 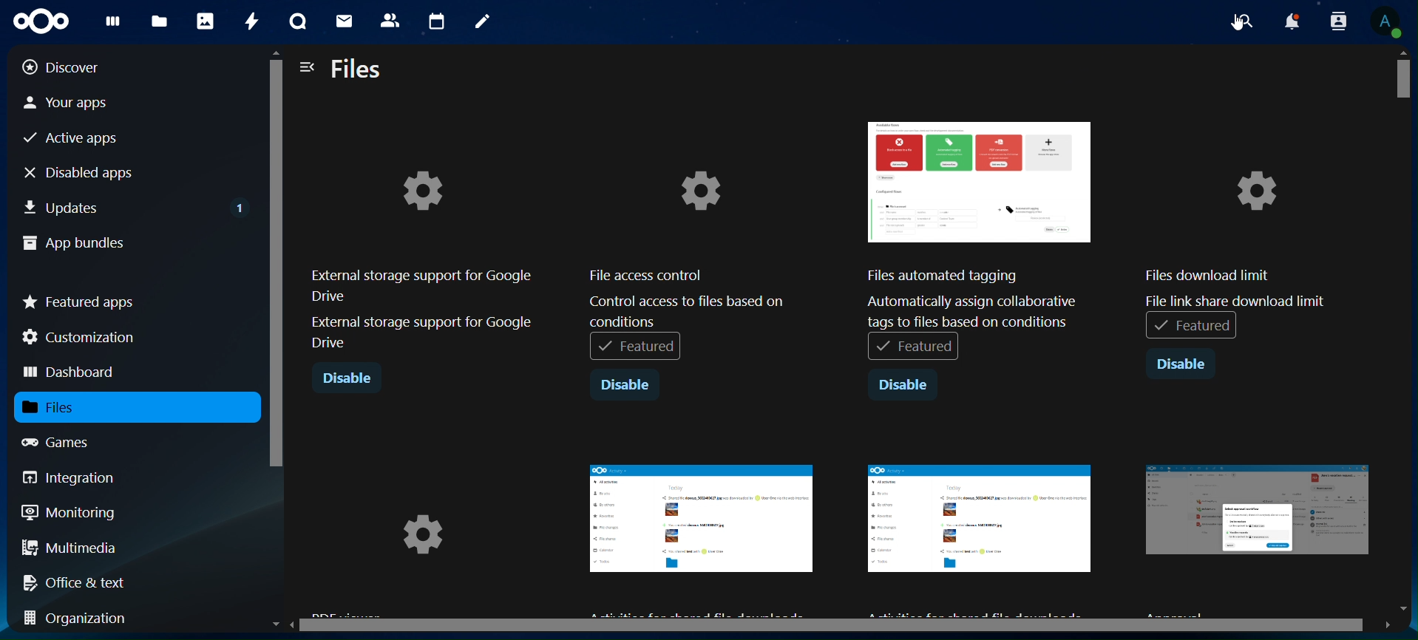 What do you see at coordinates (980, 537) in the screenshot?
I see `image` at bounding box center [980, 537].